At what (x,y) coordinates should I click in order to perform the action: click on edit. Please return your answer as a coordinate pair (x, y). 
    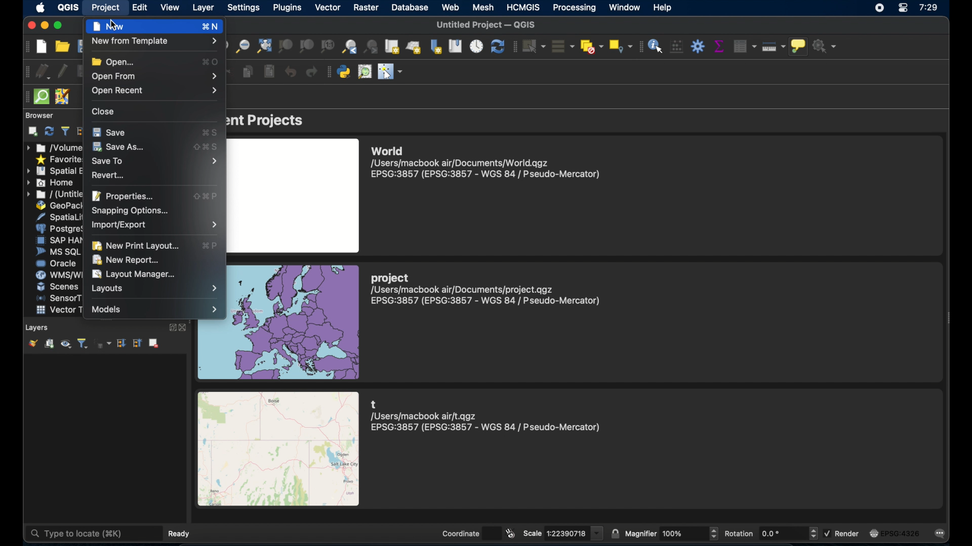
    Looking at the image, I should click on (139, 8).